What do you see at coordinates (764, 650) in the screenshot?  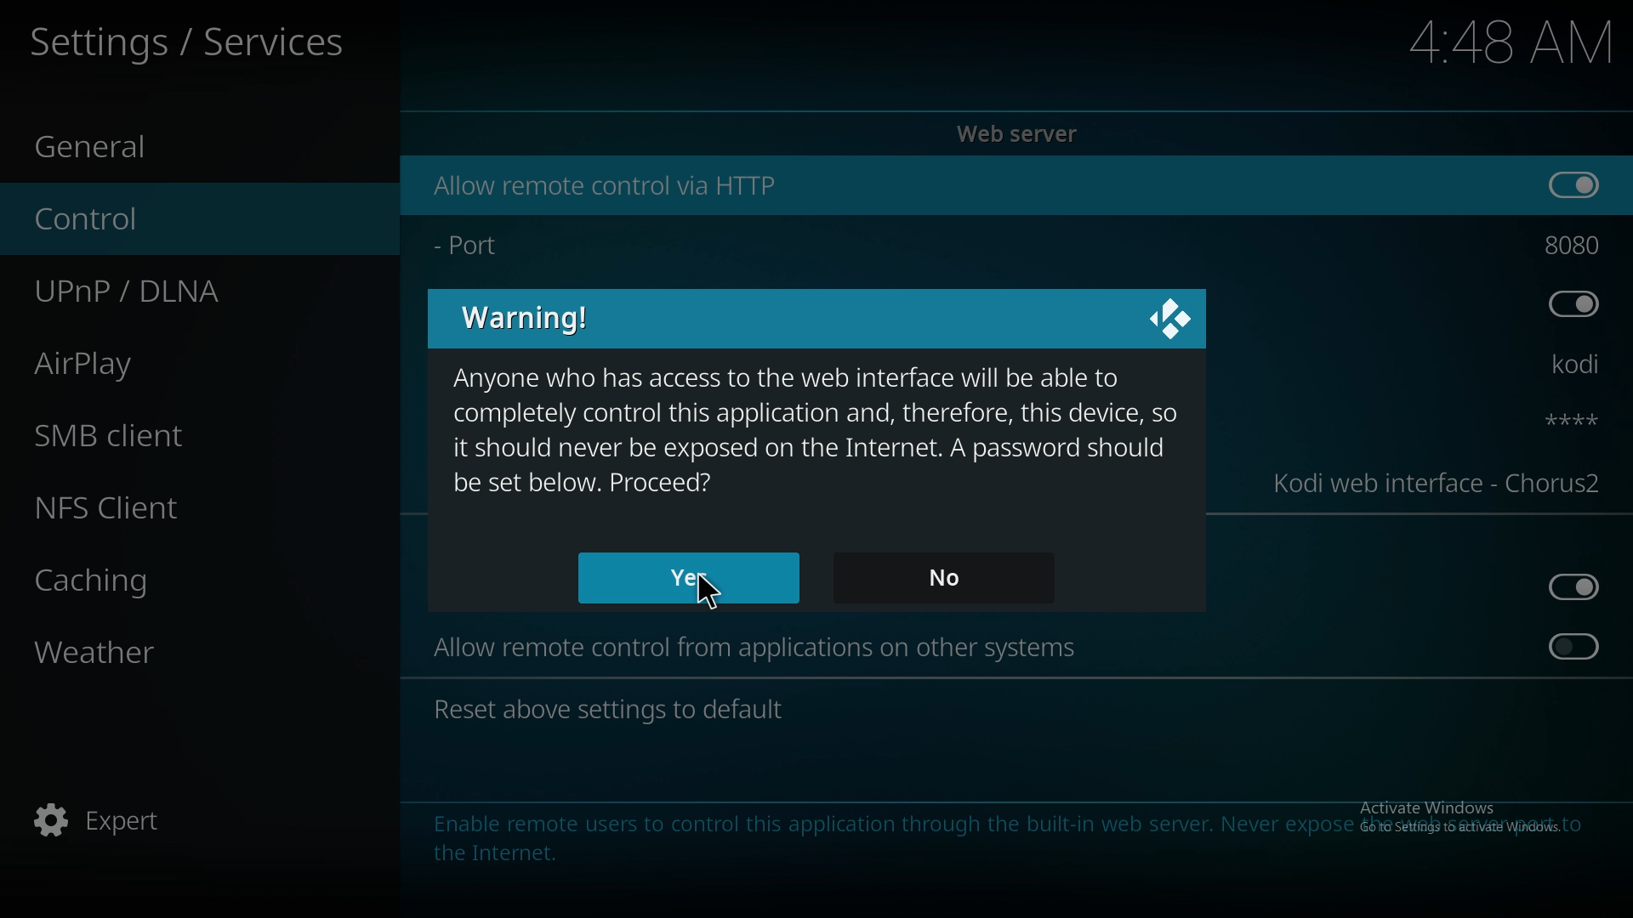 I see `allow remote control from apps on other system` at bounding box center [764, 650].